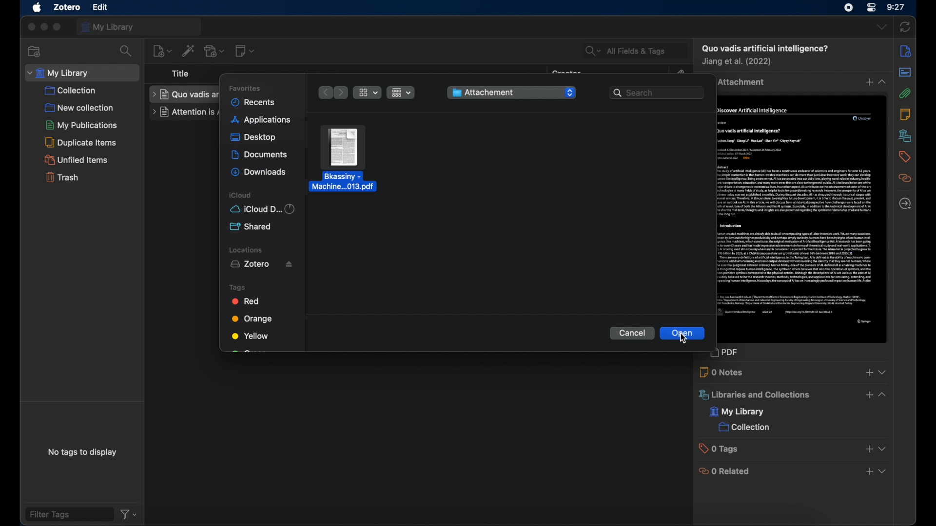 The height and width of the screenshot is (526, 936). I want to click on related, so click(905, 178).